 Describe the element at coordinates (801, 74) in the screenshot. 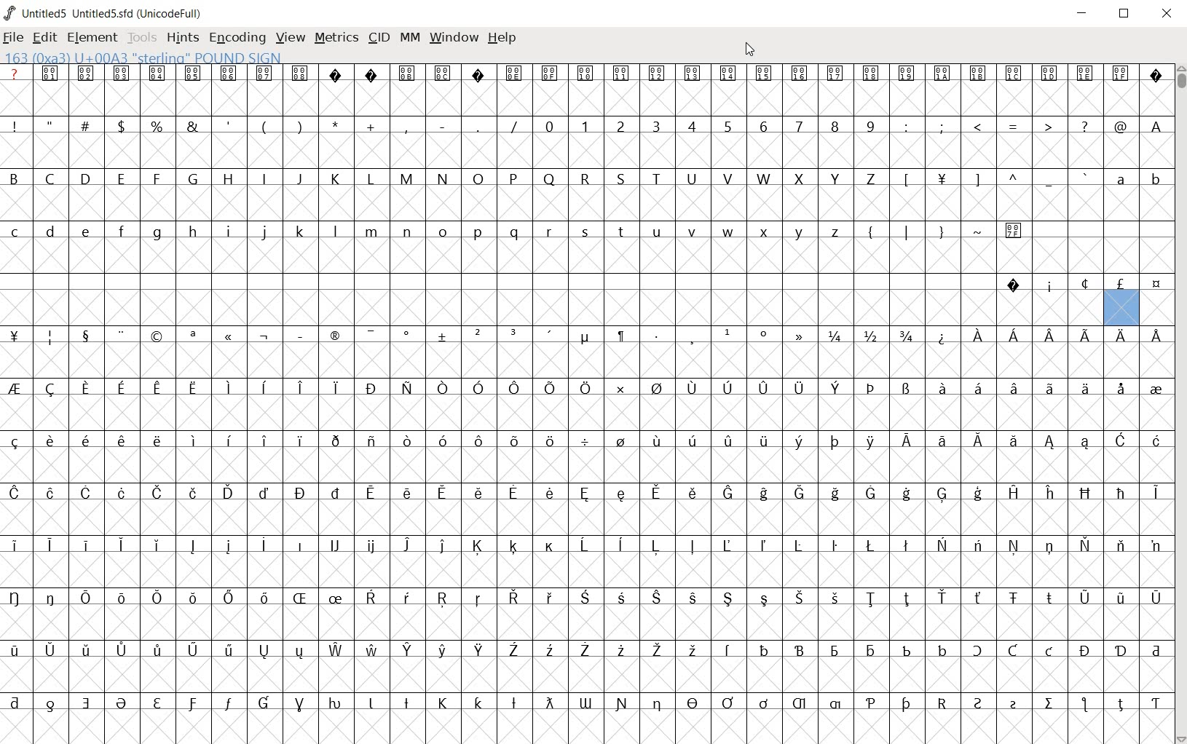

I see `Symbol` at that location.